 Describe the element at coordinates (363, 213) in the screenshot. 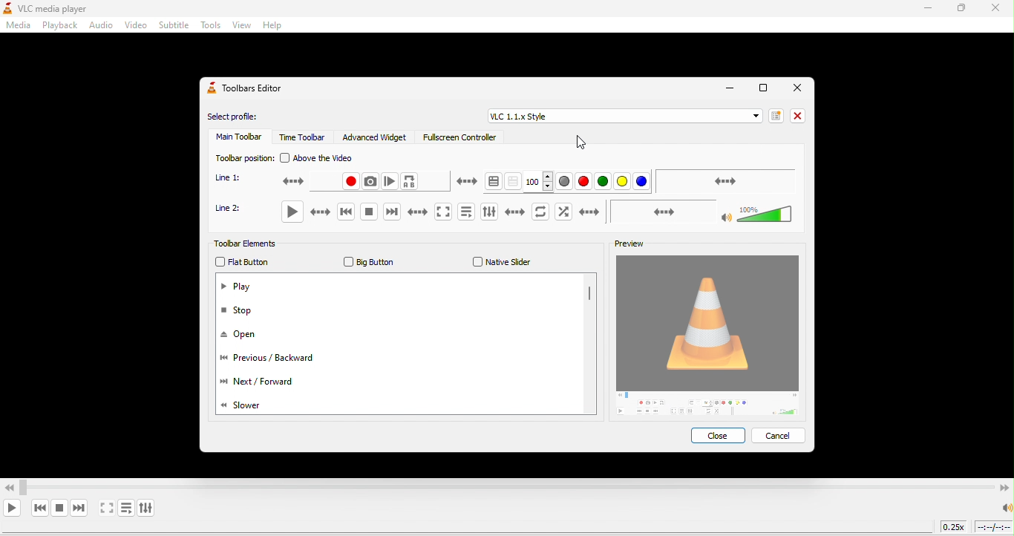

I see `stop to playback` at that location.